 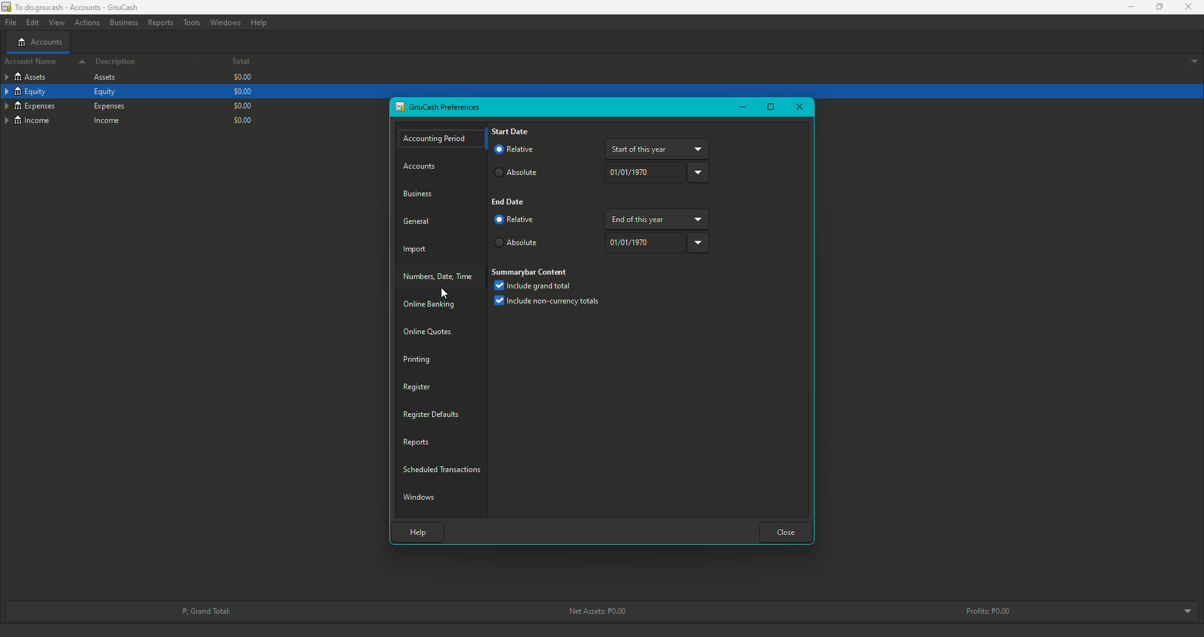 I want to click on Description, so click(x=117, y=62).